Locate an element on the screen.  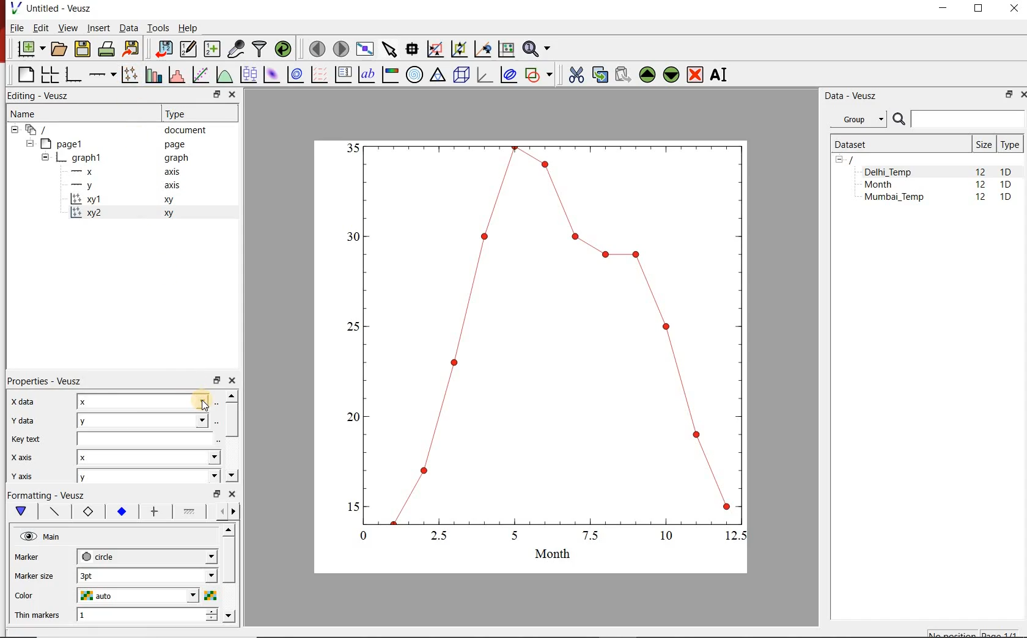
1 is located at coordinates (147, 616).